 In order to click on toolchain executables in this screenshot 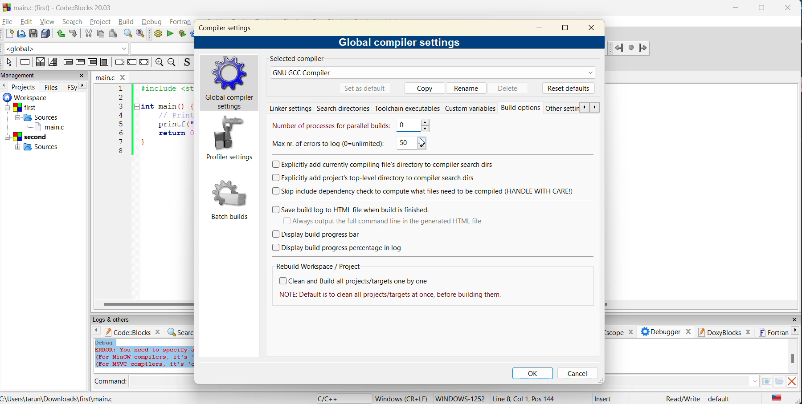, I will do `click(407, 108)`.